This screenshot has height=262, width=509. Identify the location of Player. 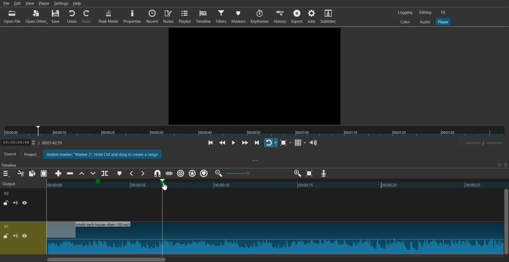
(444, 22).